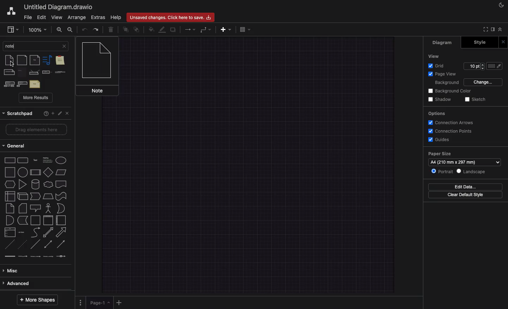 This screenshot has width=508, height=309. Describe the element at coordinates (9, 221) in the screenshot. I see `or` at that location.